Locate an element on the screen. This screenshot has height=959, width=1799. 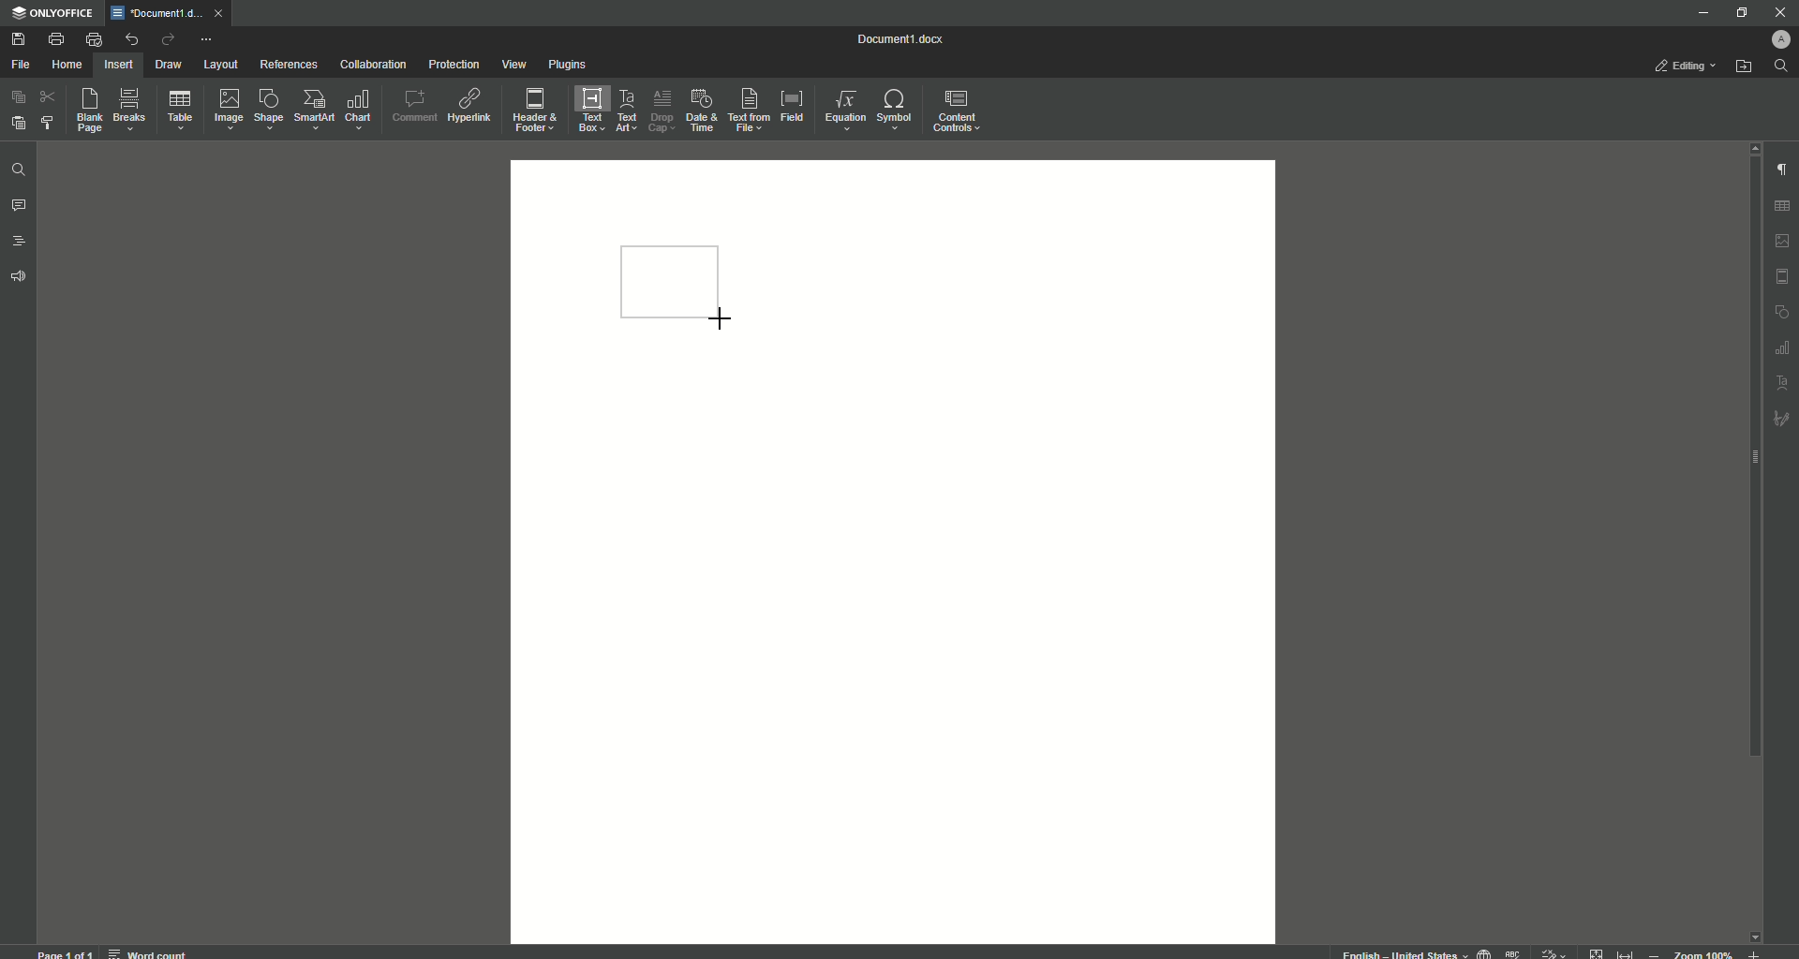
 Paragraph Settings is located at coordinates (1780, 169).